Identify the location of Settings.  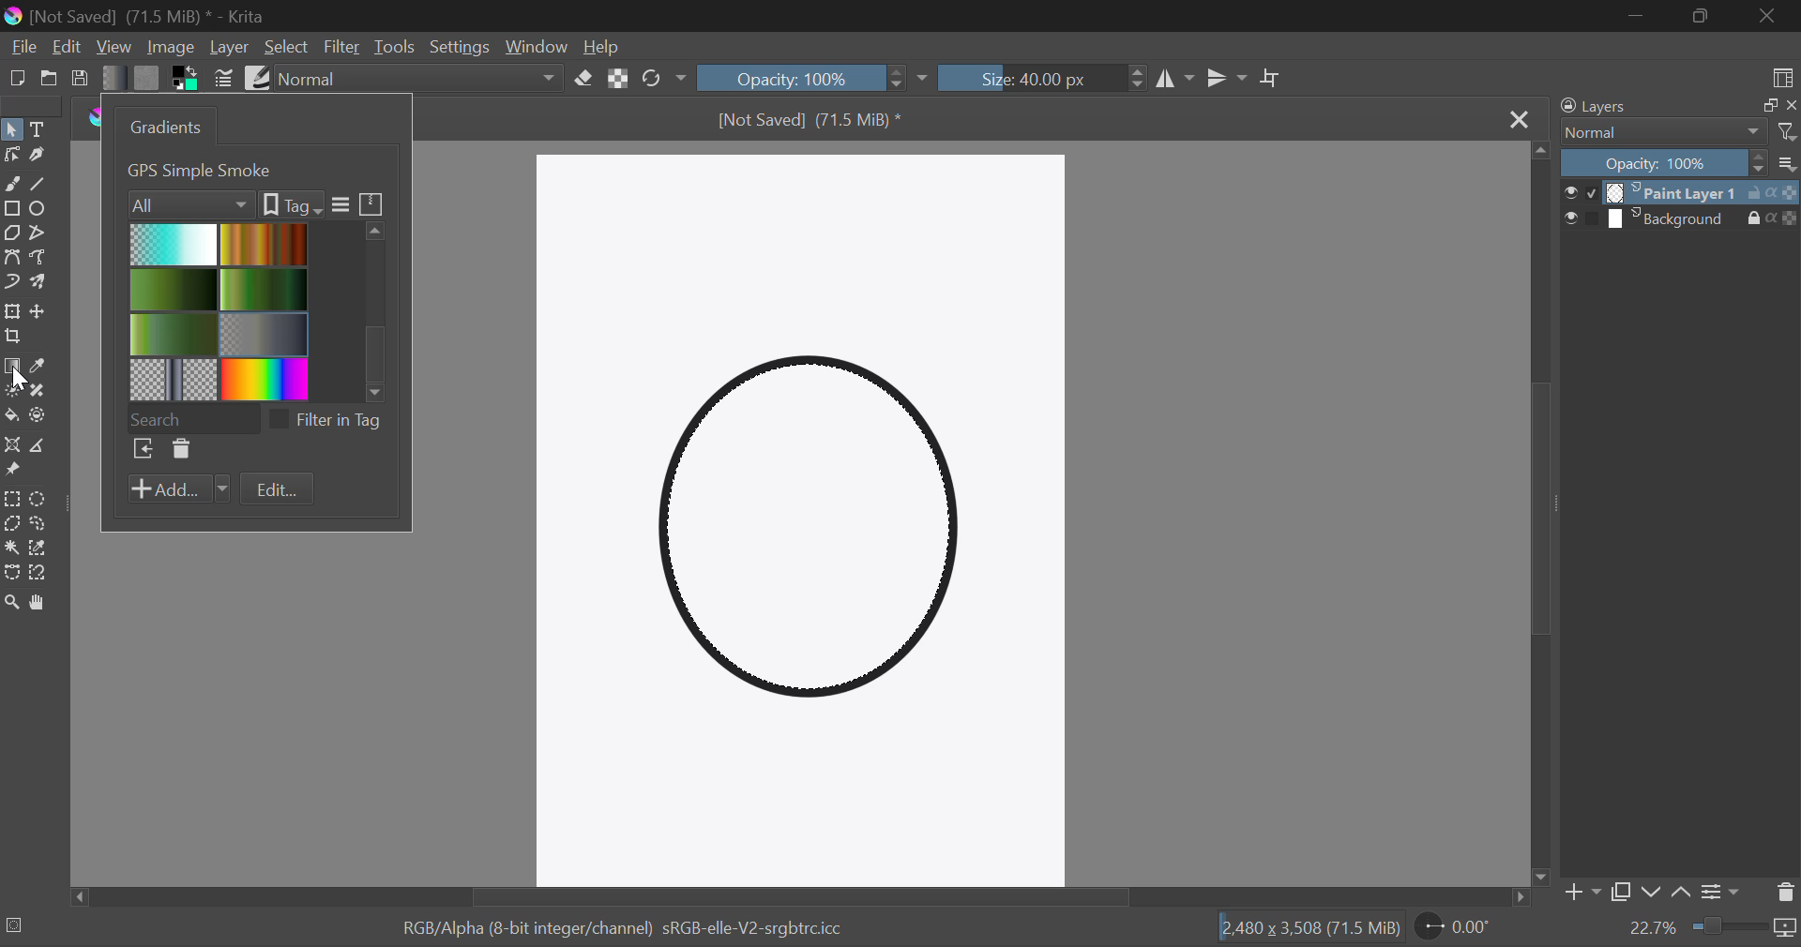
(458, 46).